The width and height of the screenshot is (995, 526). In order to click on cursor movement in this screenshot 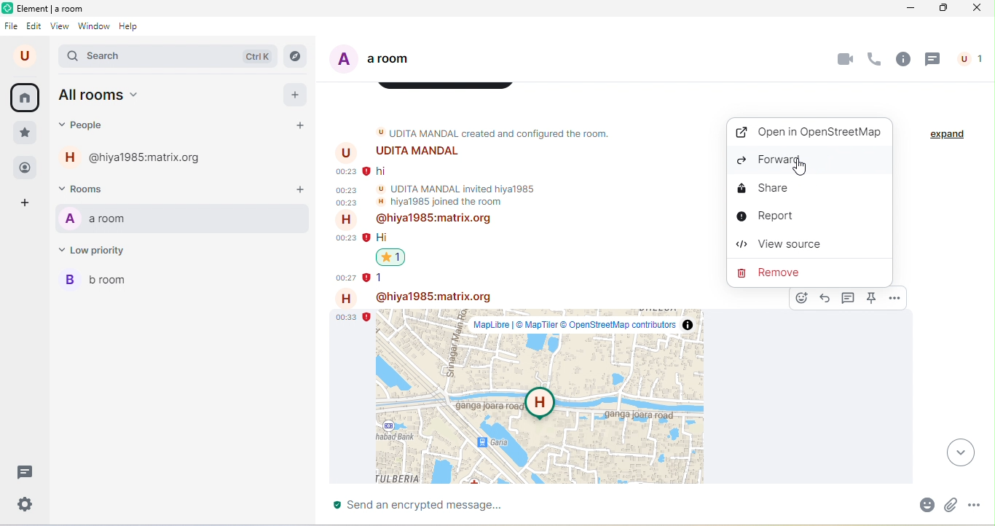, I will do `click(800, 168)`.